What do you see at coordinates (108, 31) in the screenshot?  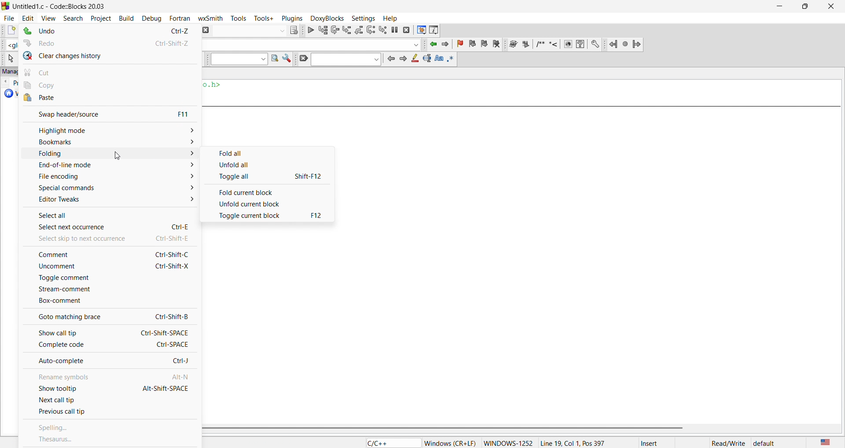 I see `undo` at bounding box center [108, 31].